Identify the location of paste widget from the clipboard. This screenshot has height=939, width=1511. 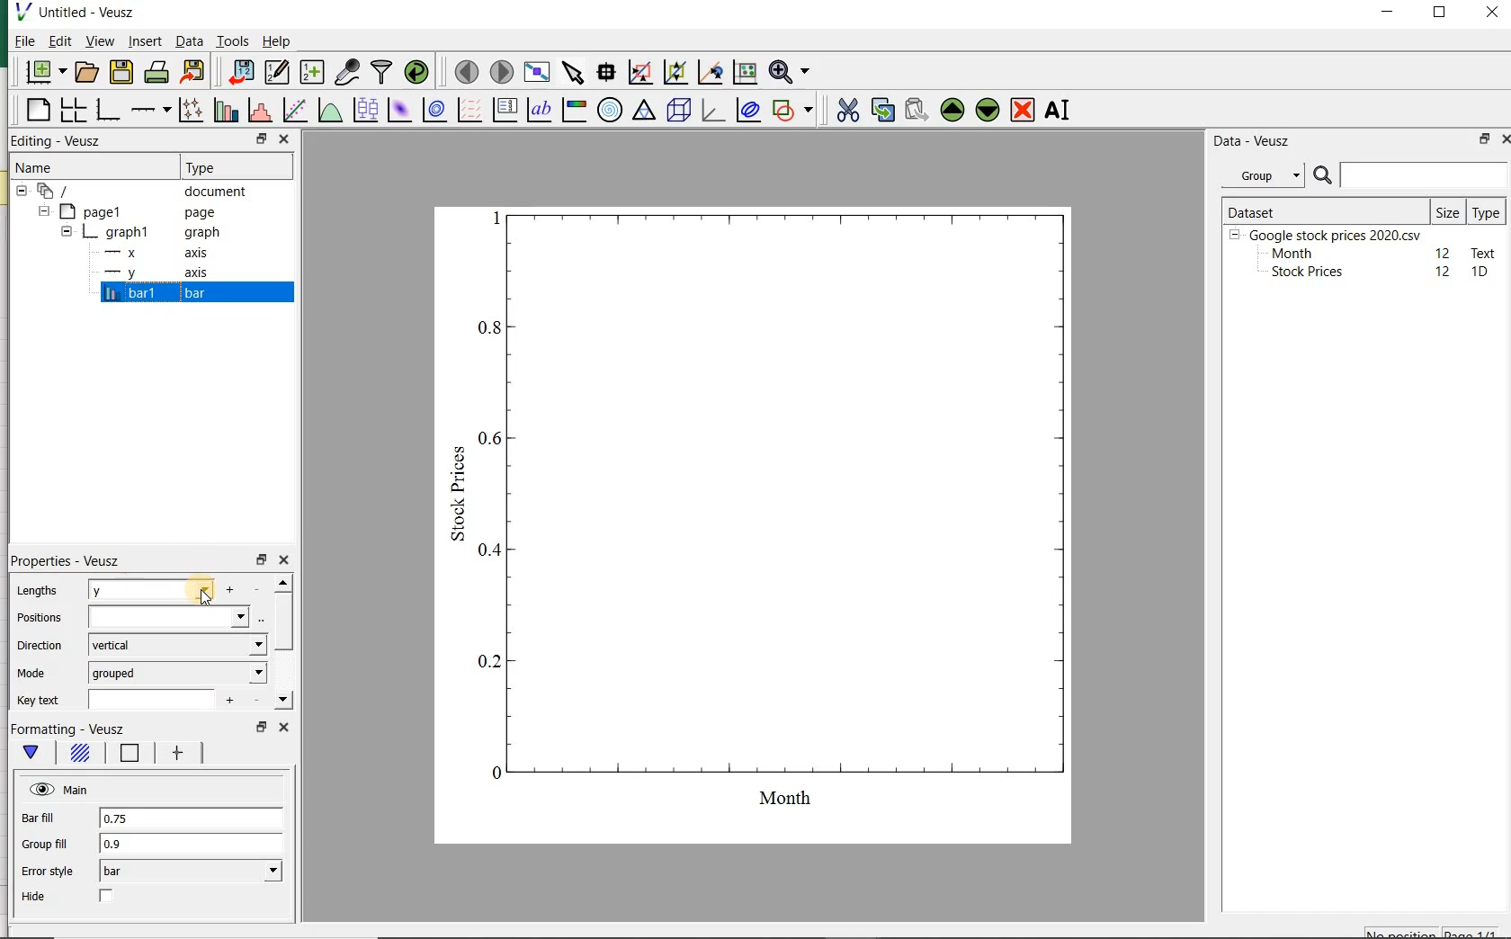
(916, 111).